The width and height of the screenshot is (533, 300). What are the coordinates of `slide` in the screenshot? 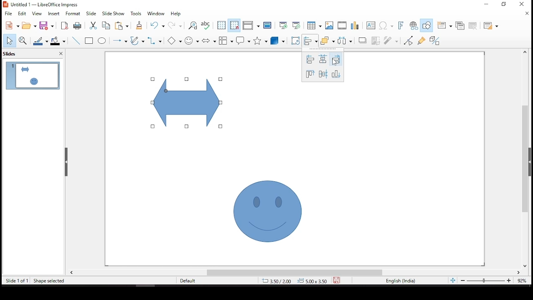 It's located at (91, 13).